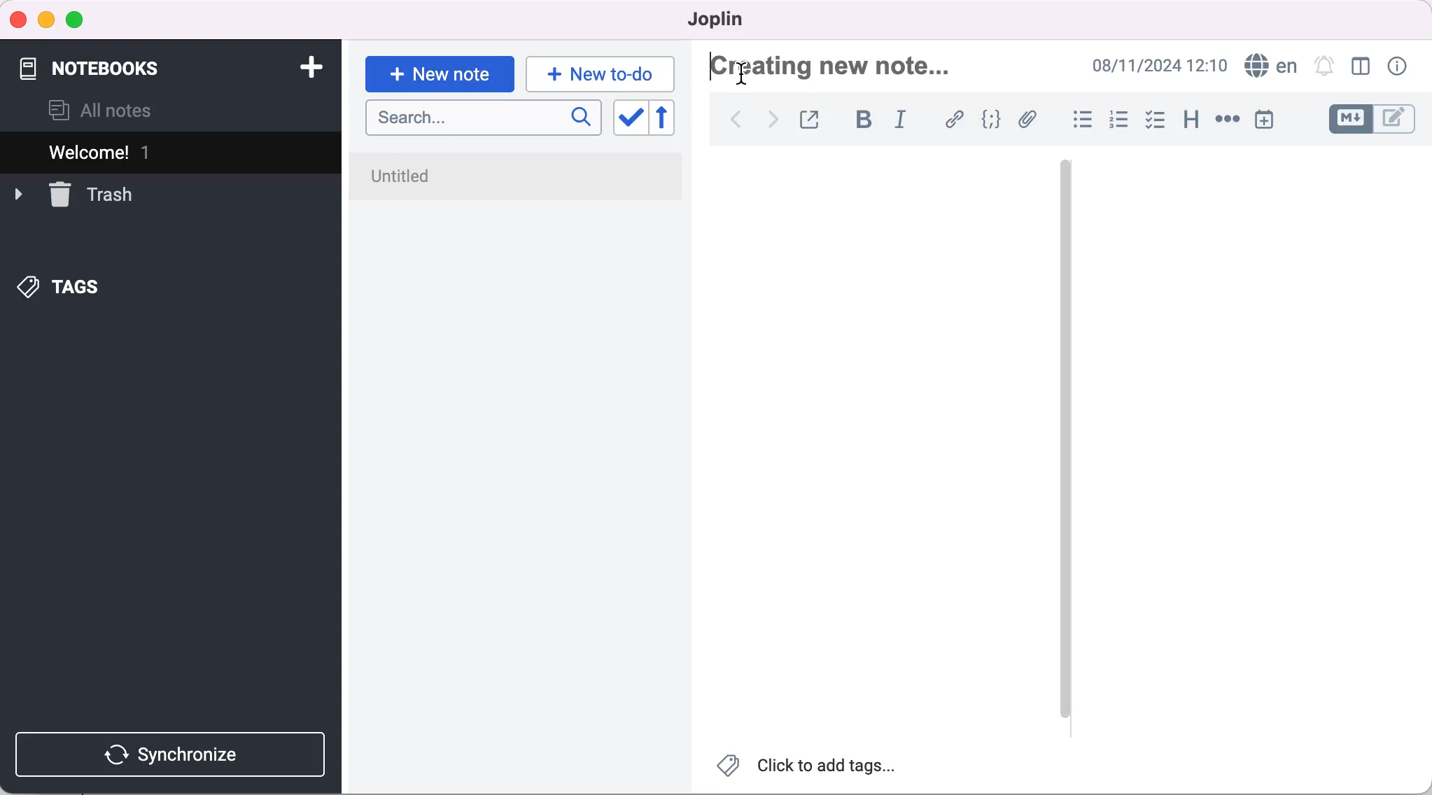 The height and width of the screenshot is (795, 1432). I want to click on toggle editor layout, so click(1358, 68).